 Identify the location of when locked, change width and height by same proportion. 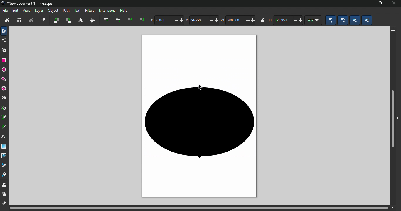
(262, 20).